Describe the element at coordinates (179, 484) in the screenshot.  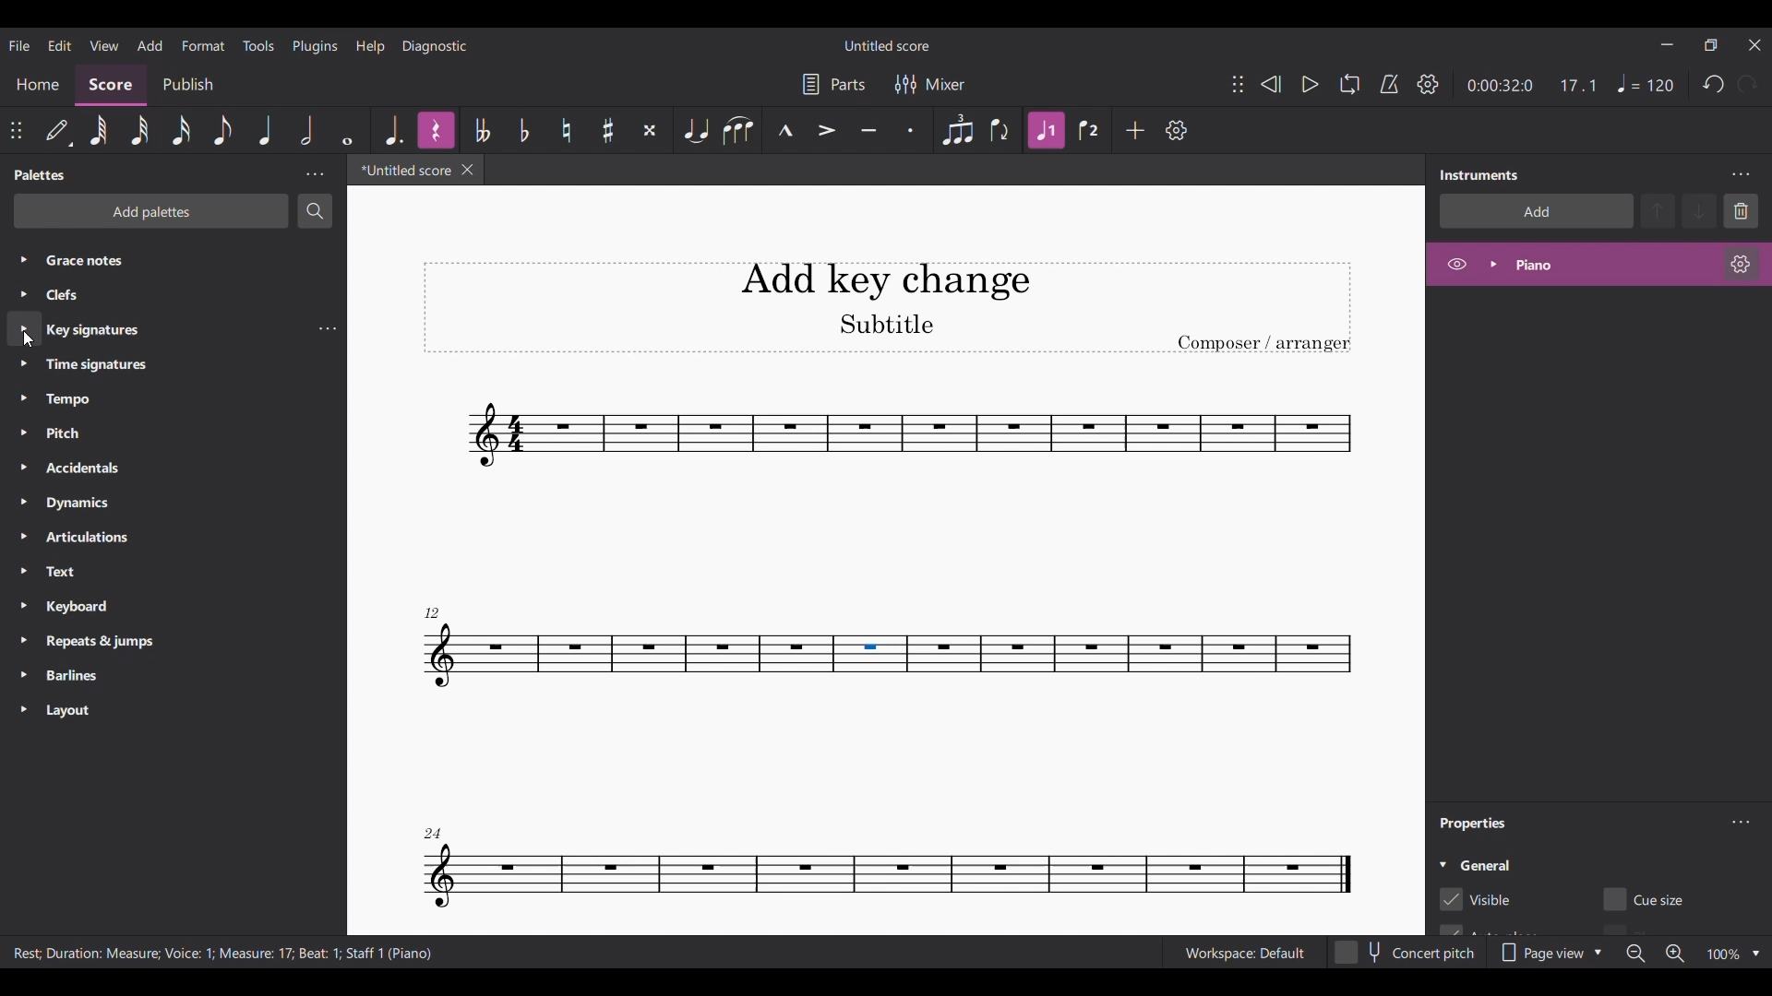
I see `Palettes listed under all Palettes` at that location.